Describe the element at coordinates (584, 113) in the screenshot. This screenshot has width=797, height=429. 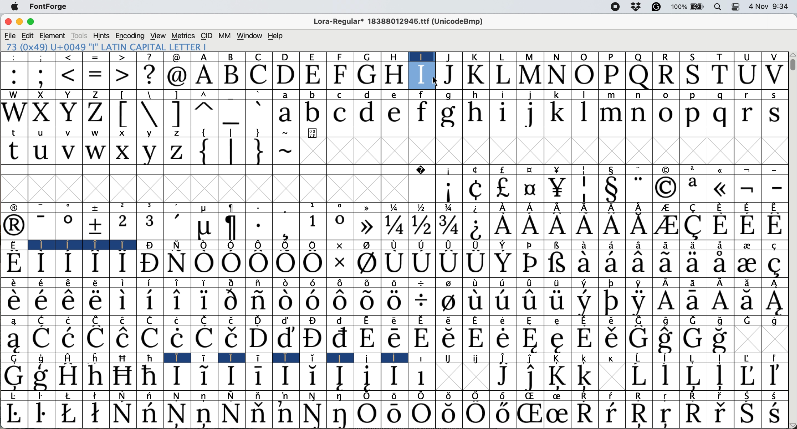
I see `l` at that location.